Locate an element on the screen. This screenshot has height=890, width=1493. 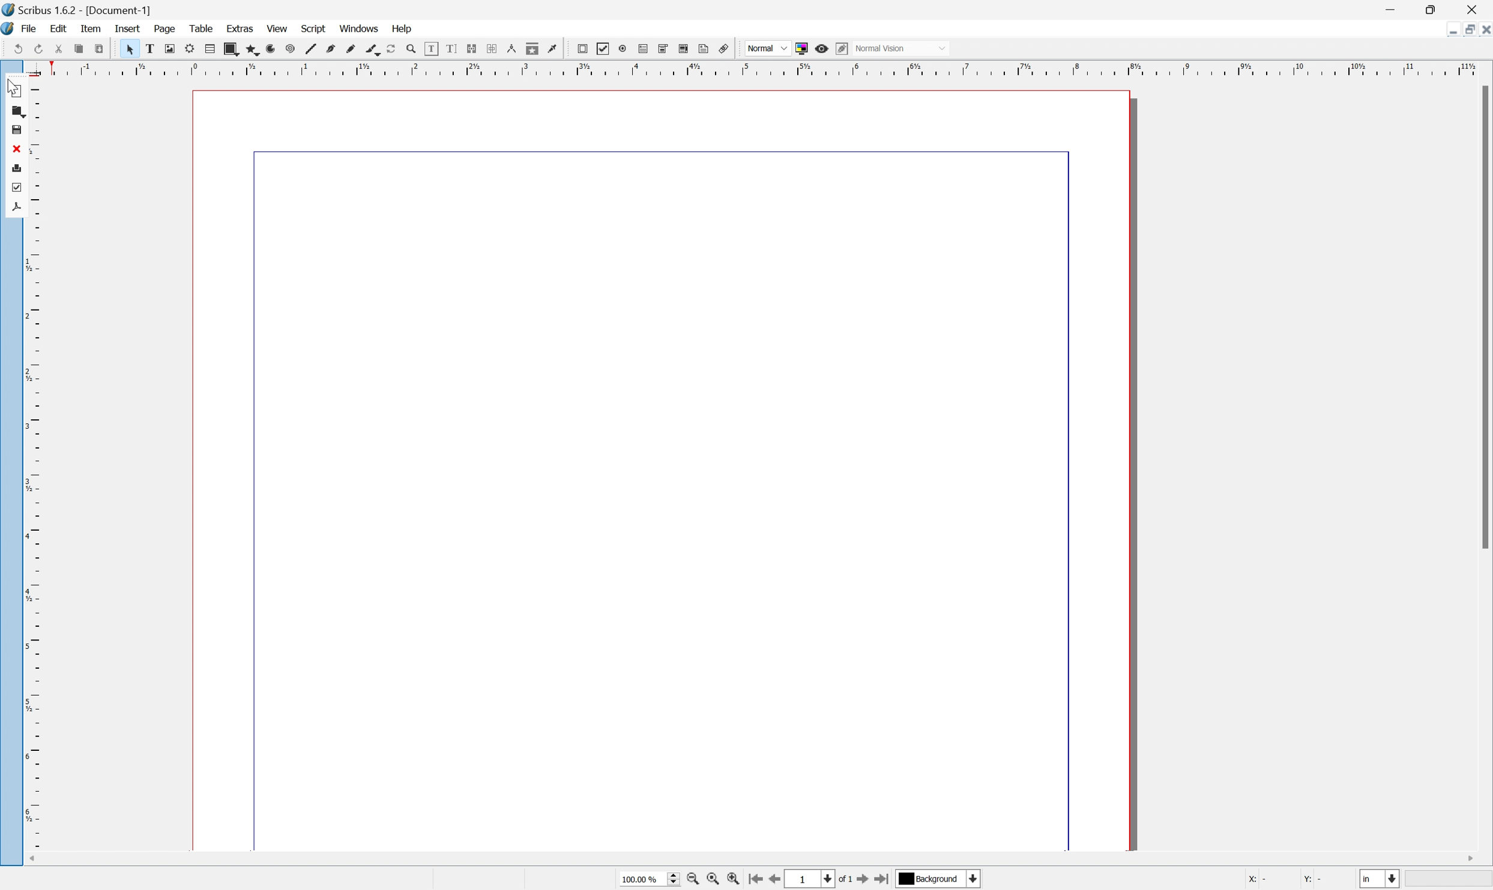
rotate item is located at coordinates (532, 49).